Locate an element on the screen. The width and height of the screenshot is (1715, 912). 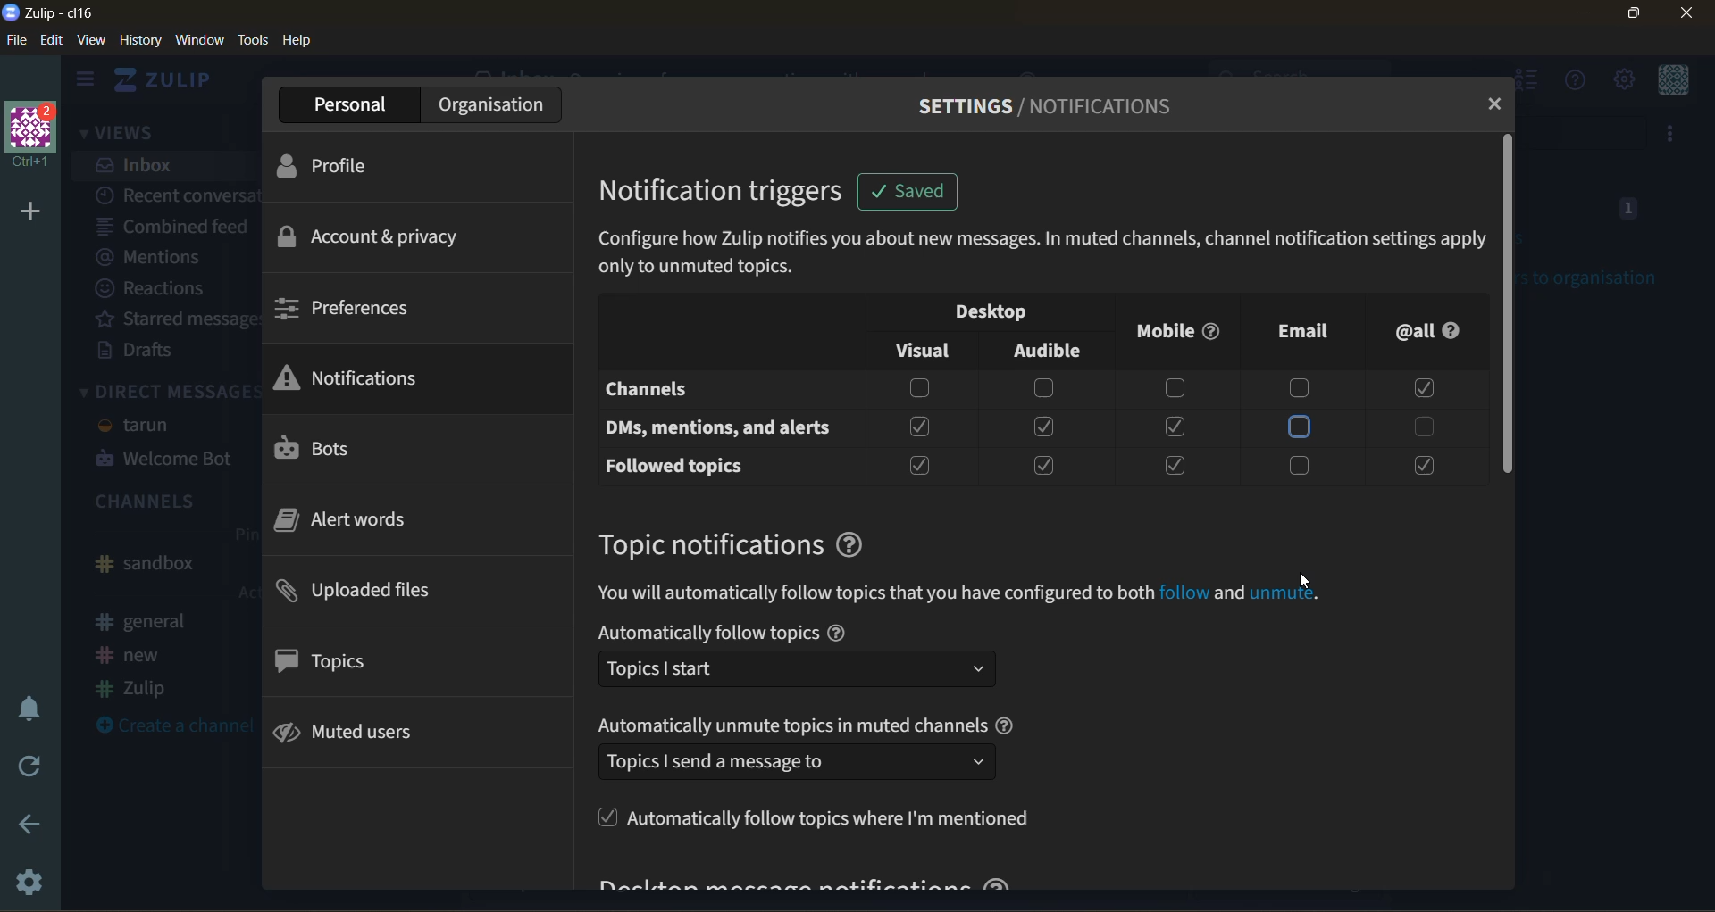
vertical scroll bar is located at coordinates (1510, 303).